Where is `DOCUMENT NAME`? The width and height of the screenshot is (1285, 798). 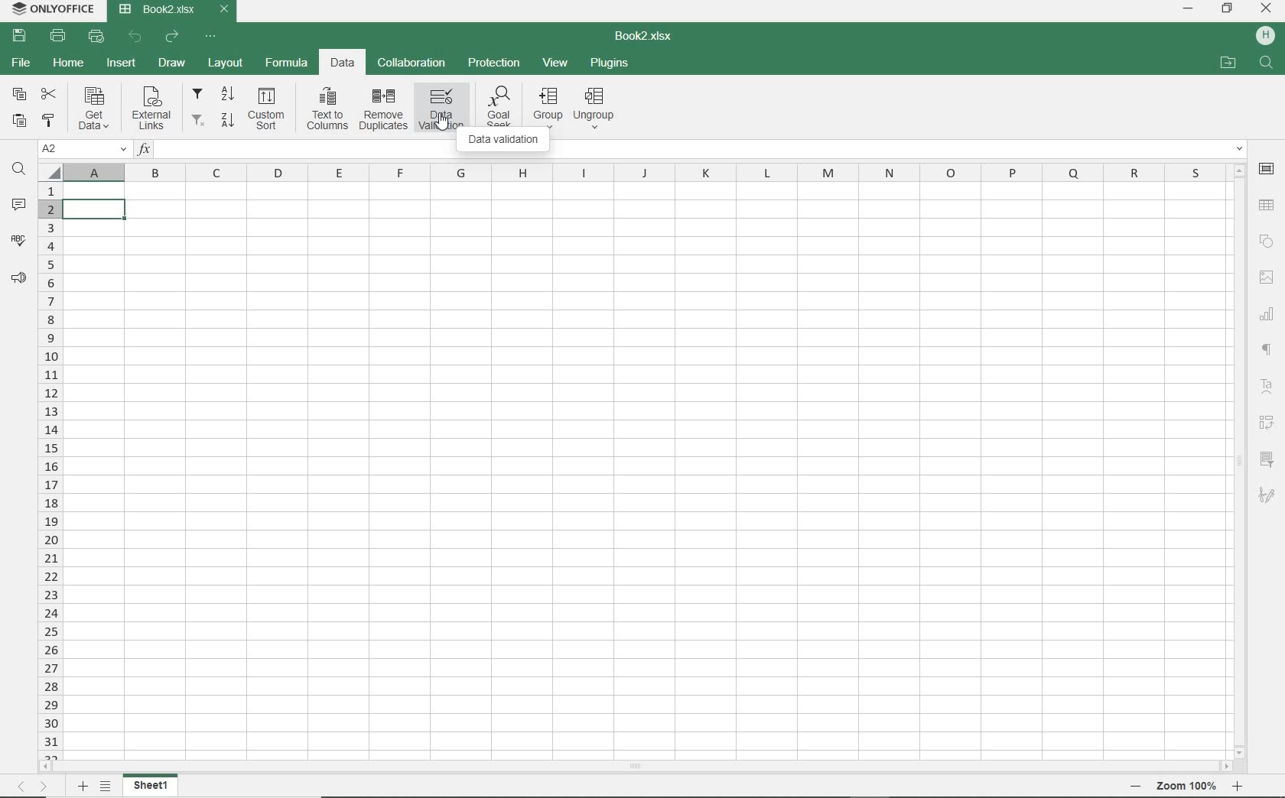
DOCUMENT NAME is located at coordinates (644, 36).